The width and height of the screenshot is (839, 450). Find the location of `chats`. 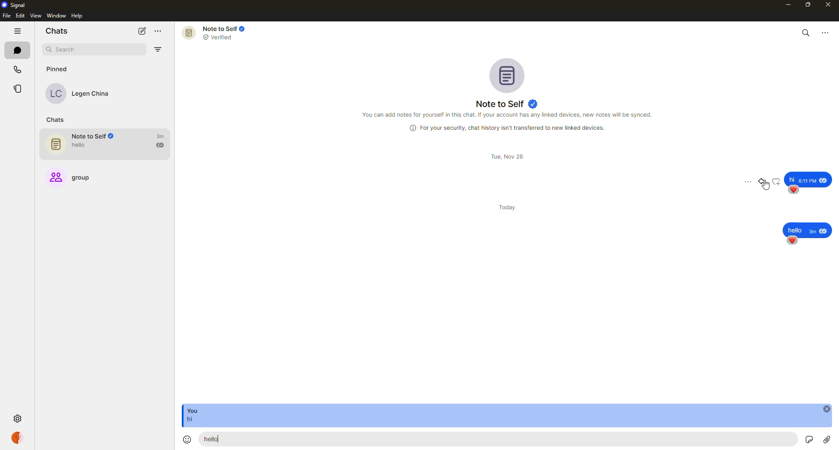

chats is located at coordinates (55, 119).